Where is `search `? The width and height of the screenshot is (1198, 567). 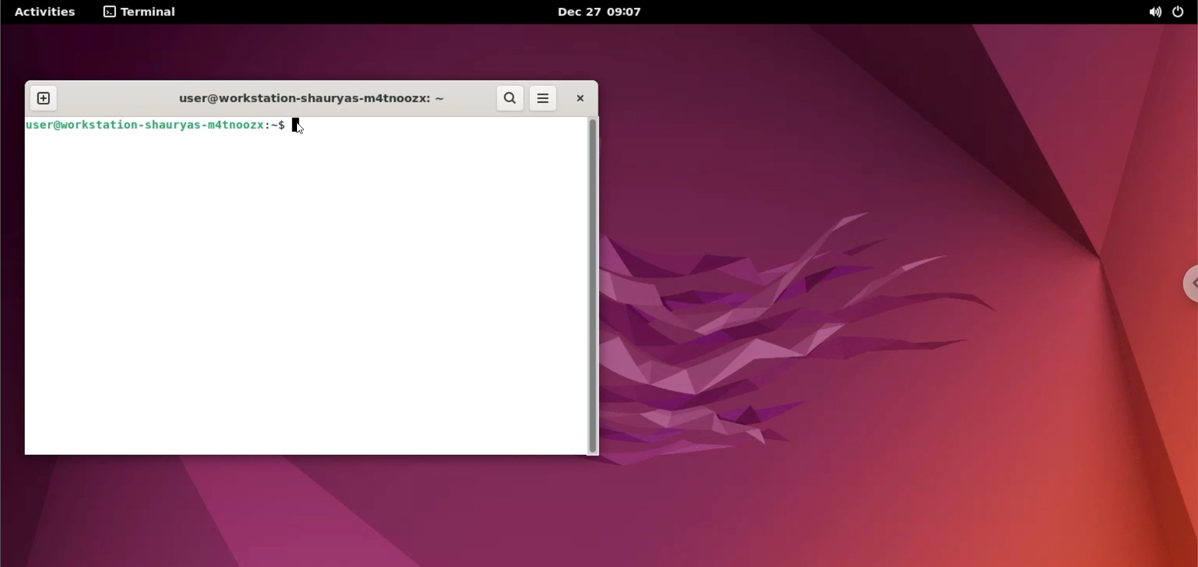
search  is located at coordinates (510, 98).